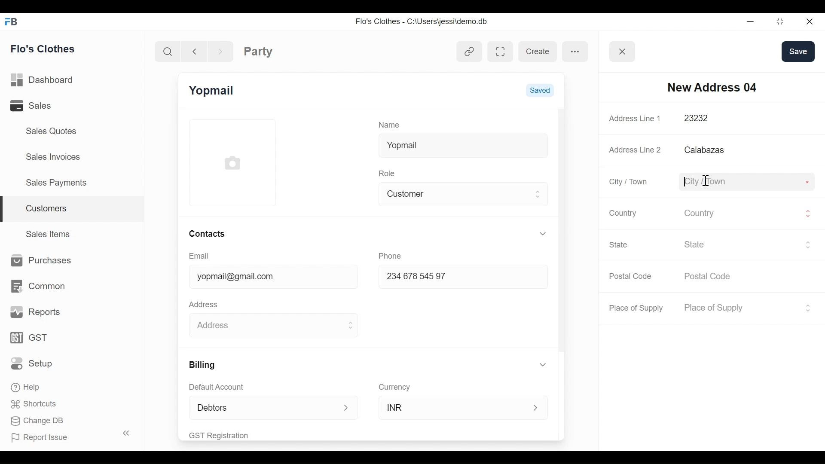  Describe the element at coordinates (37, 286) in the screenshot. I see `Common` at that location.